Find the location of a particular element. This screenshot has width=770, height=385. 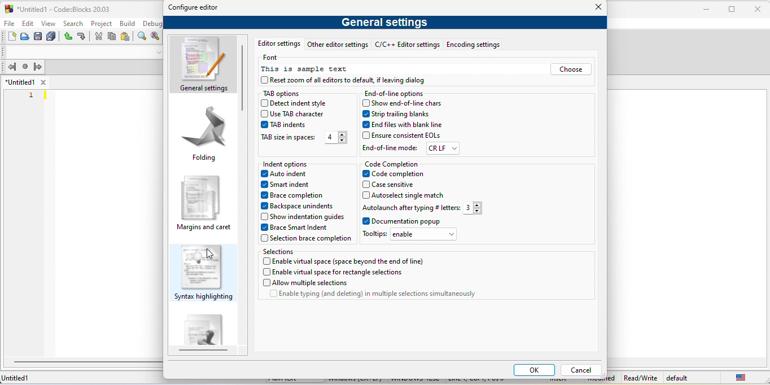

jump forward is located at coordinates (38, 66).